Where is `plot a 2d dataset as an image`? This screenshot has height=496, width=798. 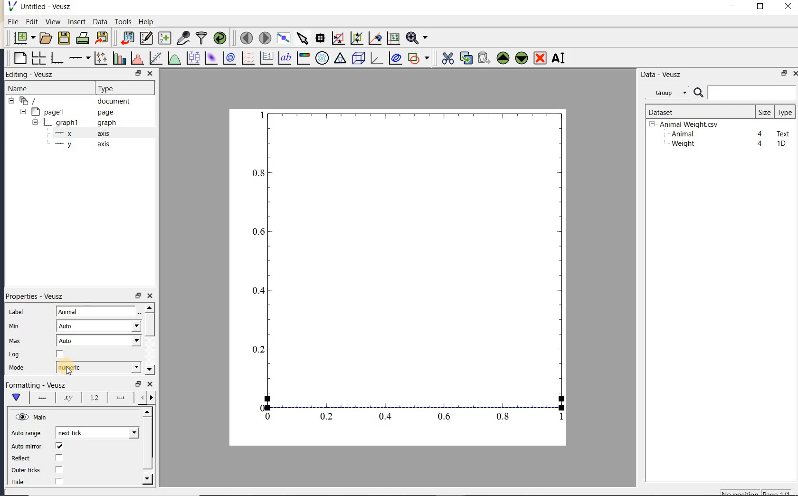 plot a 2d dataset as an image is located at coordinates (210, 58).